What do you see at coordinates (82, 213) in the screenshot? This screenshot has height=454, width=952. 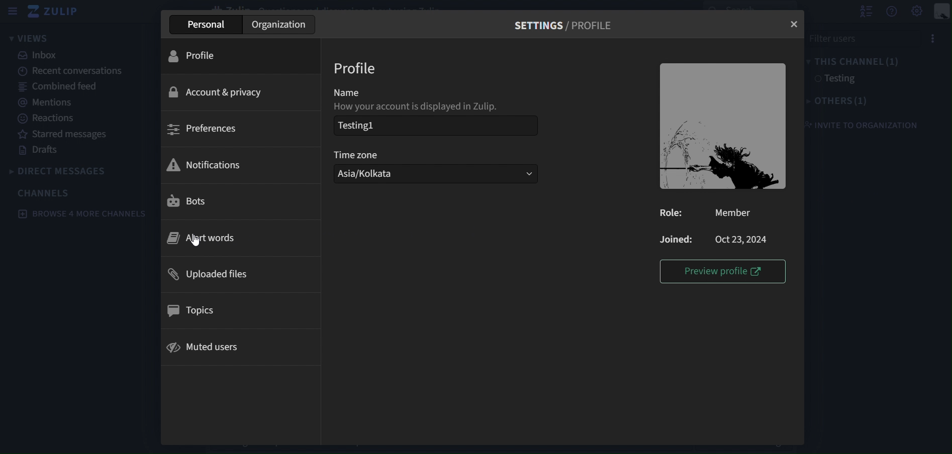 I see `browse 4 more channels` at bounding box center [82, 213].